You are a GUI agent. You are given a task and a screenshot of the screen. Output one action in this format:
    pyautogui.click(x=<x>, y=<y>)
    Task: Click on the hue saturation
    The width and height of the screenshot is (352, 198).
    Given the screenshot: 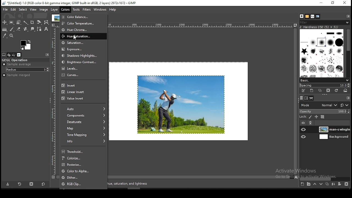 What is the action you would take?
    pyautogui.click(x=84, y=36)
    